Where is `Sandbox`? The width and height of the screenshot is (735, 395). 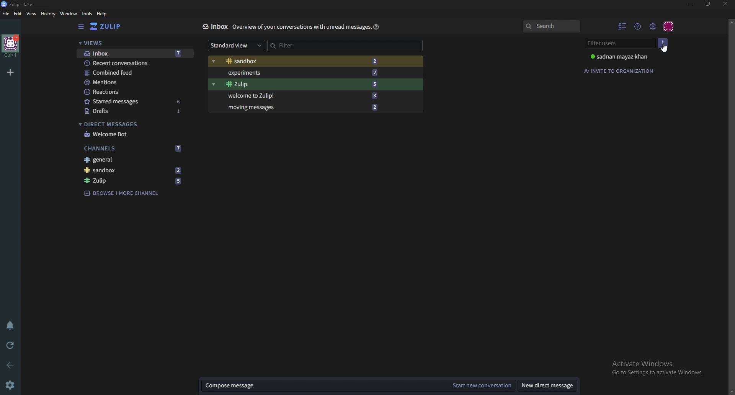
Sandbox is located at coordinates (132, 171).